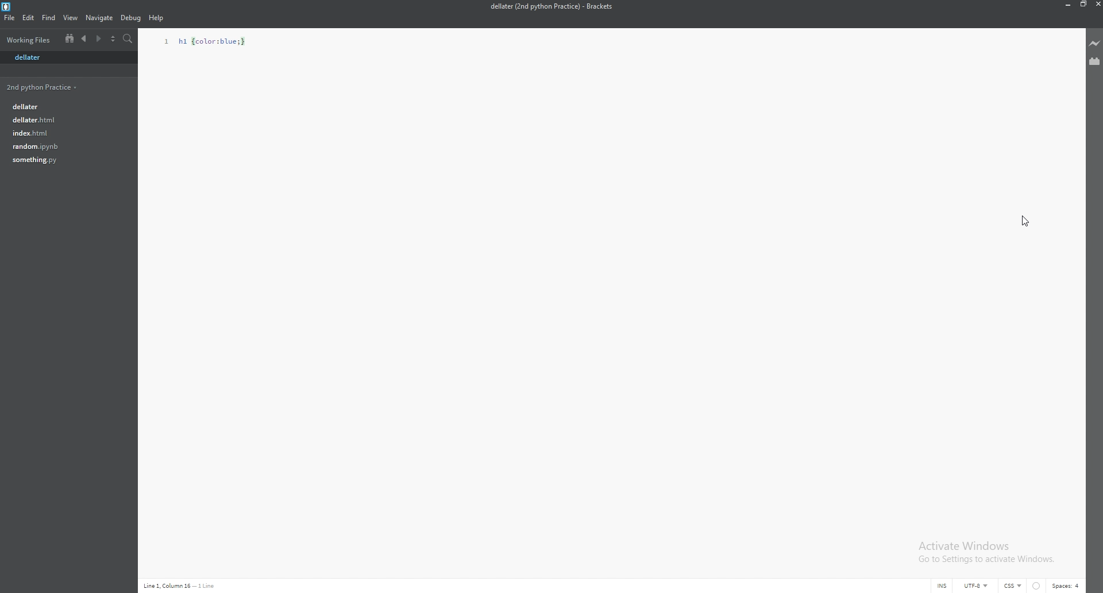 Image resolution: width=1103 pixels, height=593 pixels. Describe the element at coordinates (1095, 43) in the screenshot. I see `live preview` at that location.